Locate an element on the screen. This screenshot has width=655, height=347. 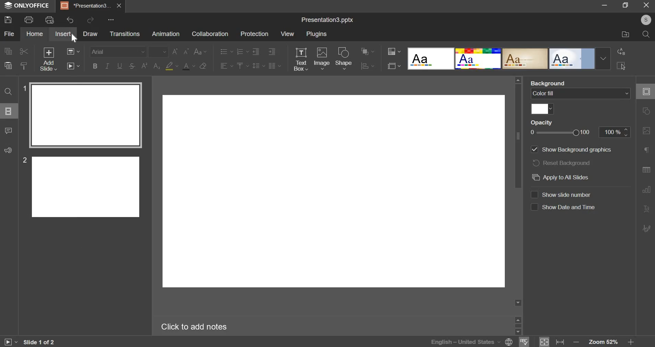
chart is located at coordinates (368, 67).